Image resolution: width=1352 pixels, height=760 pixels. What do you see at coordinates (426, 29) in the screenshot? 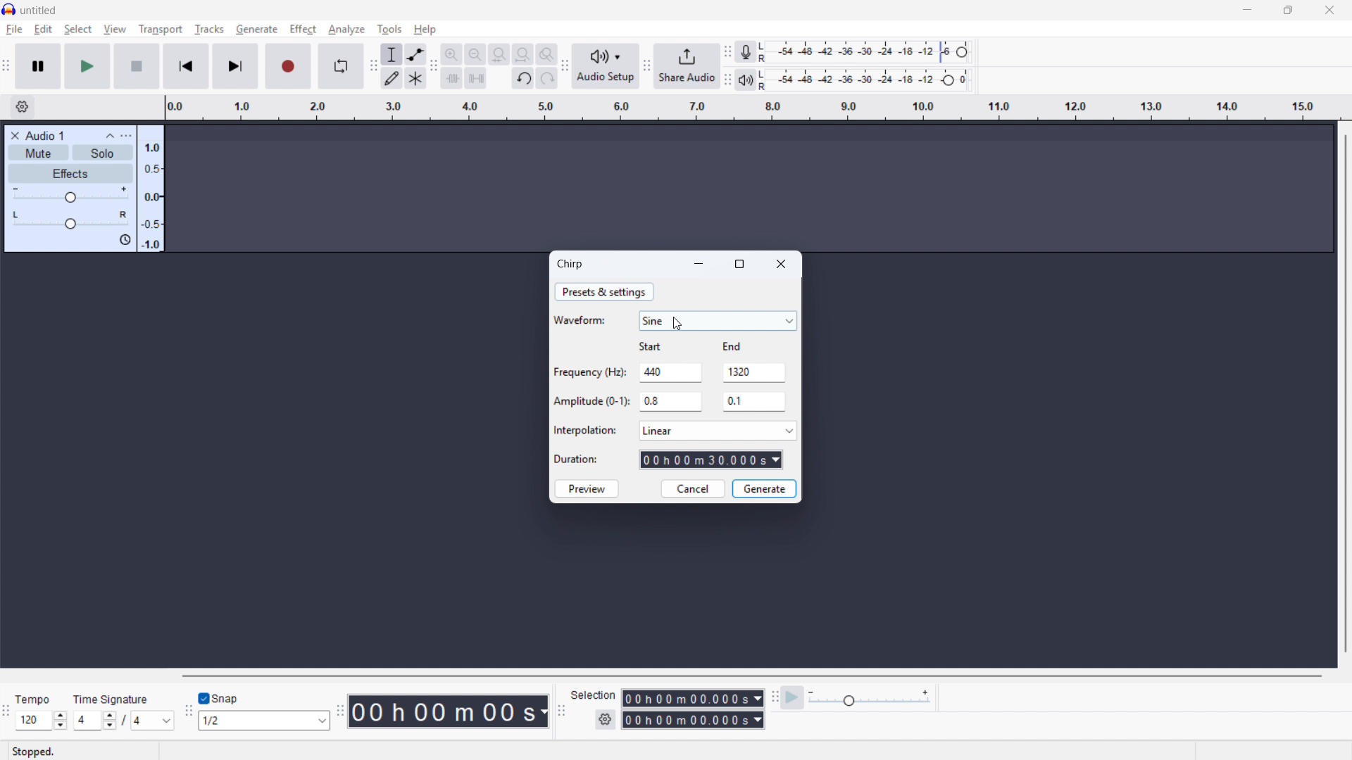
I see `help ` at bounding box center [426, 29].